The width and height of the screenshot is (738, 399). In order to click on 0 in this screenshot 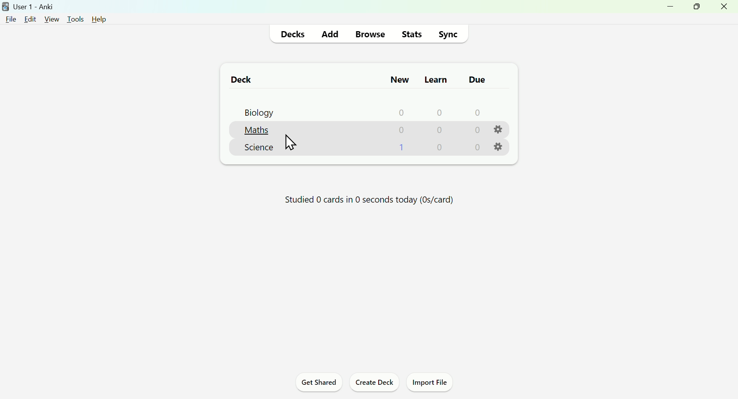, I will do `click(401, 131)`.